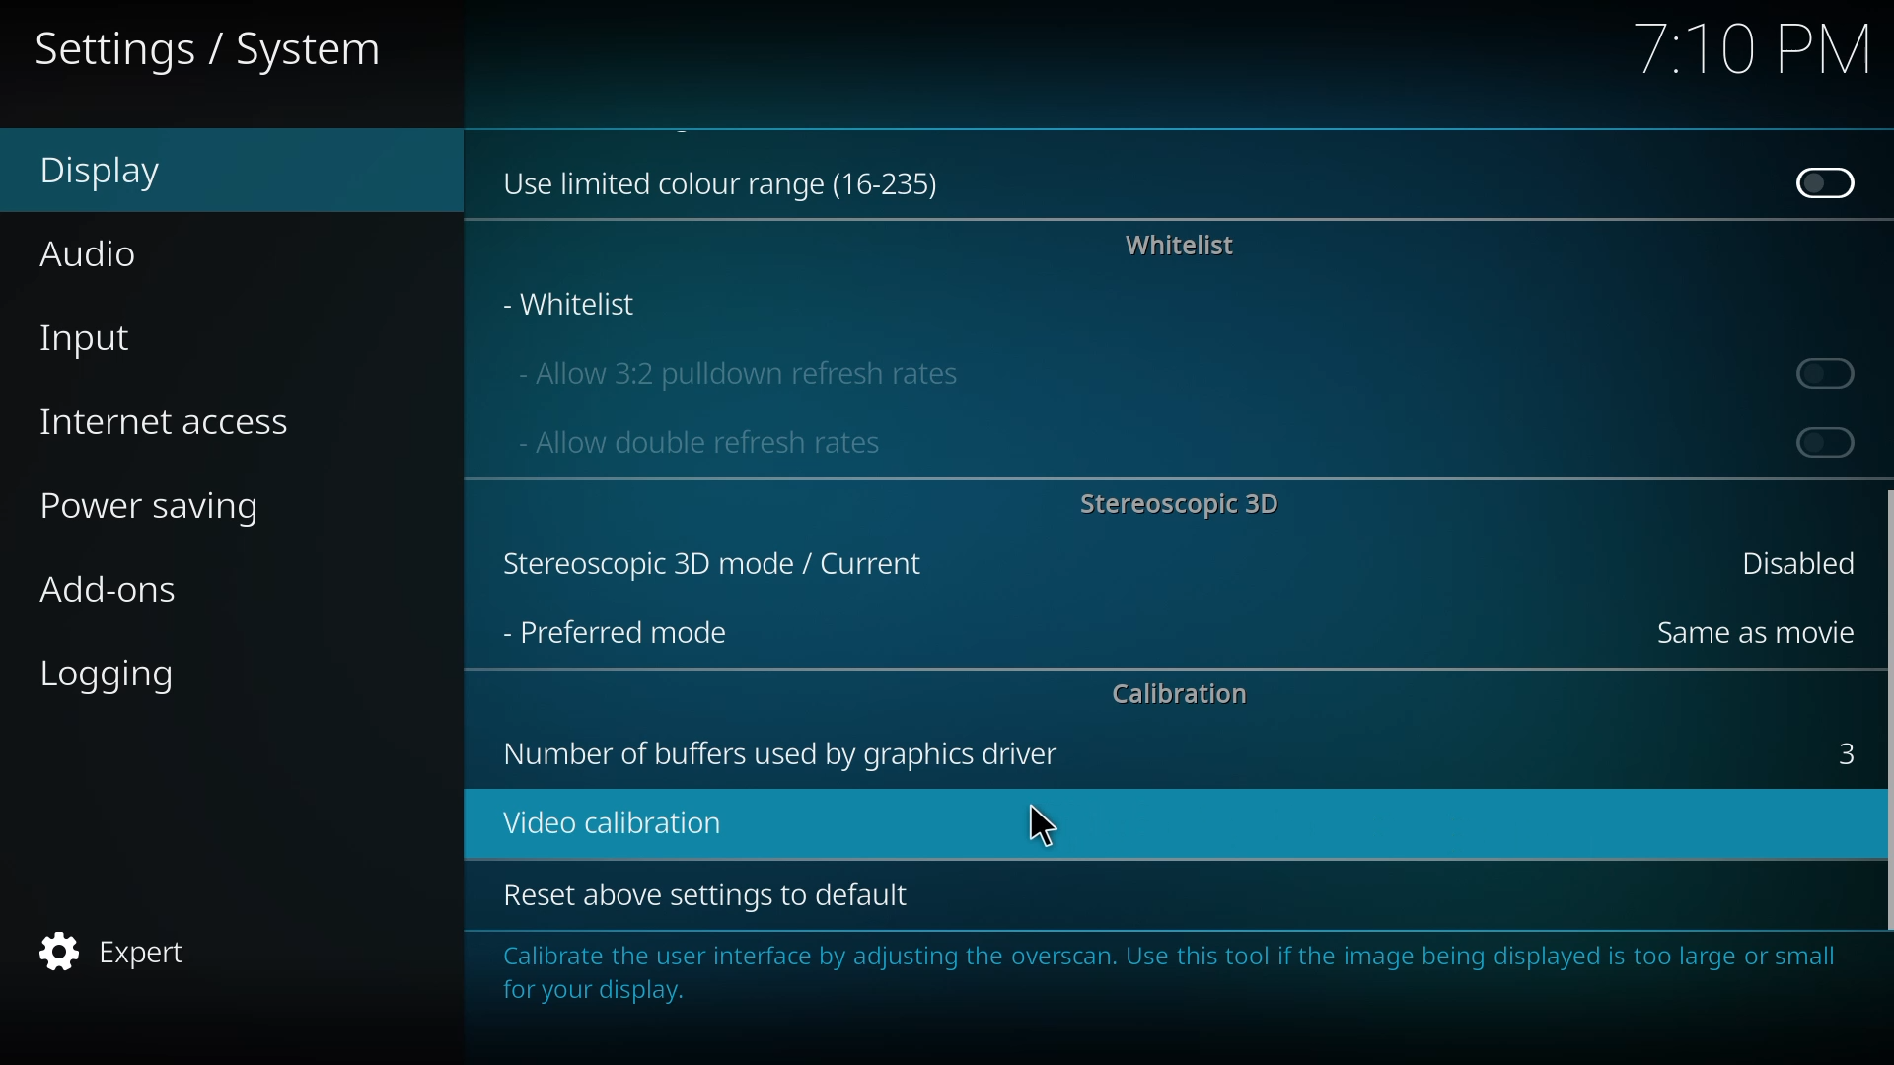 This screenshot has height=1065, width=1894. Describe the element at coordinates (1785, 561) in the screenshot. I see `disabled` at that location.